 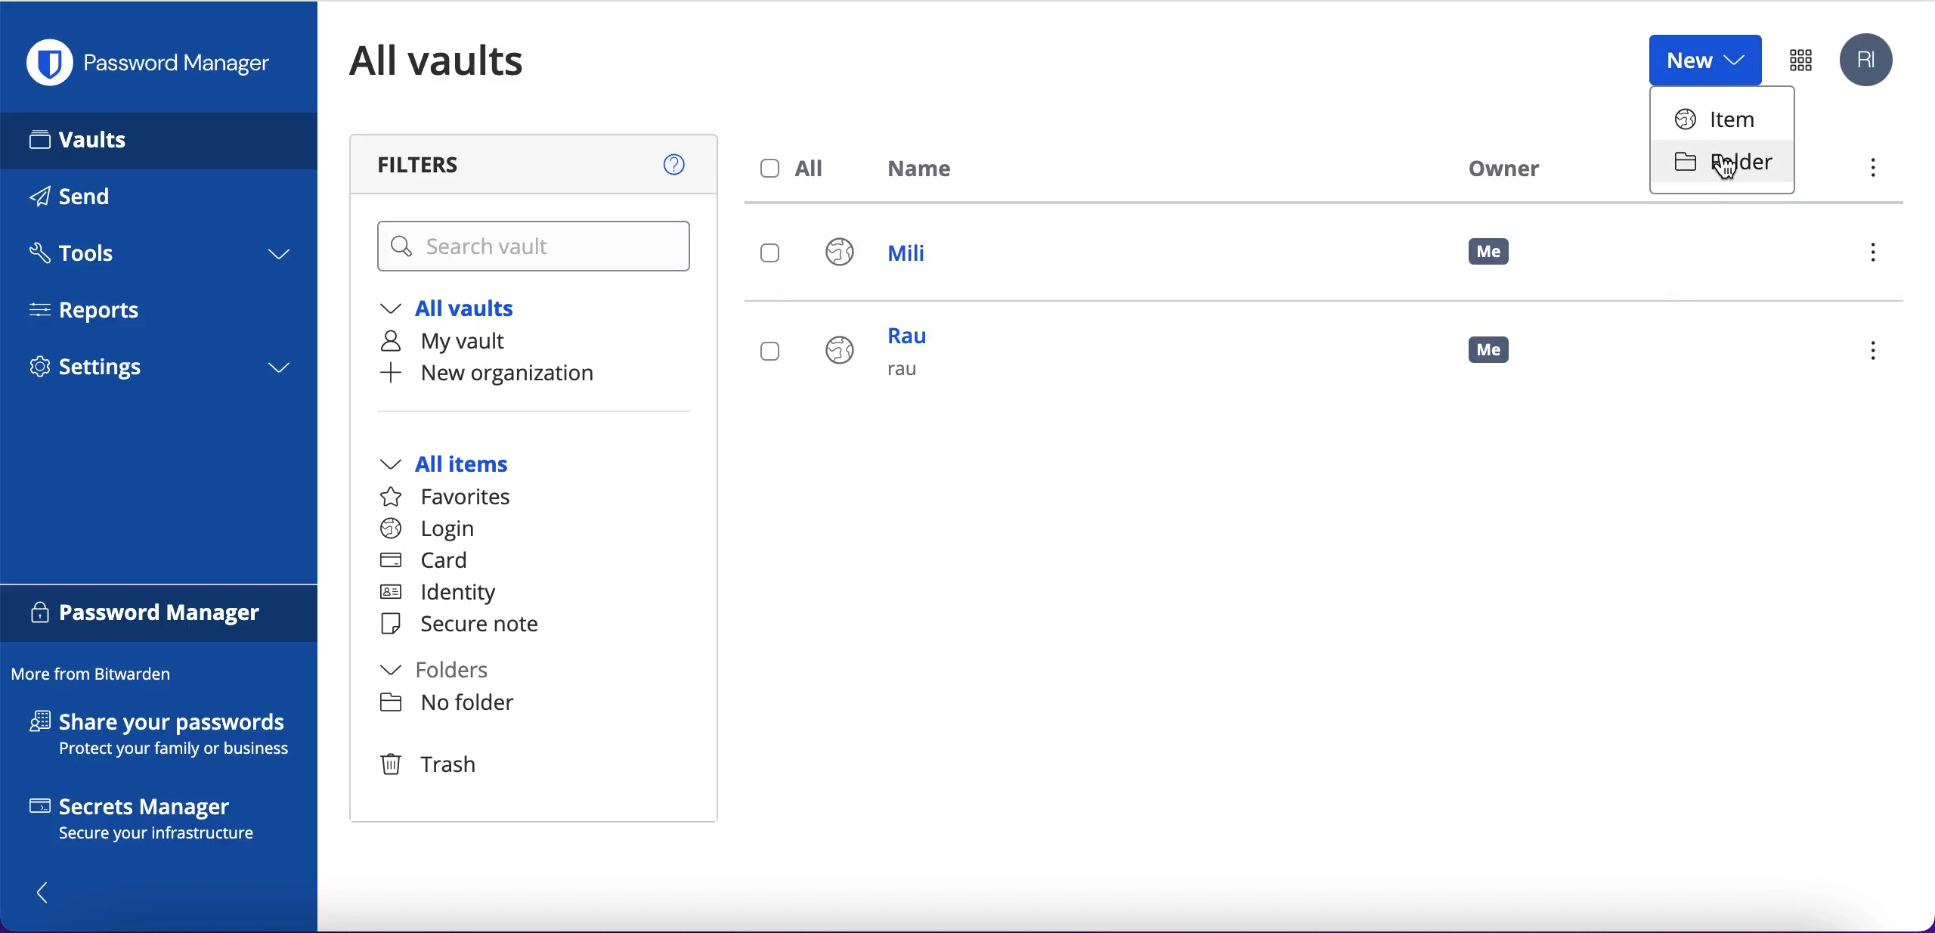 I want to click on folders, so click(x=451, y=672).